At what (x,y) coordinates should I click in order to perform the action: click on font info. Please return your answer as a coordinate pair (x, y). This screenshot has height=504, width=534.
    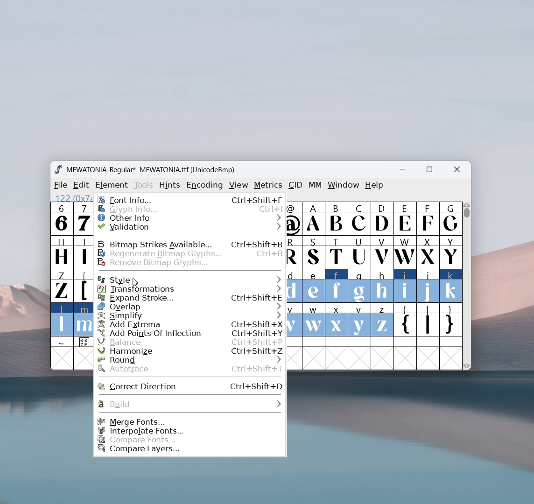
    Looking at the image, I should click on (190, 199).